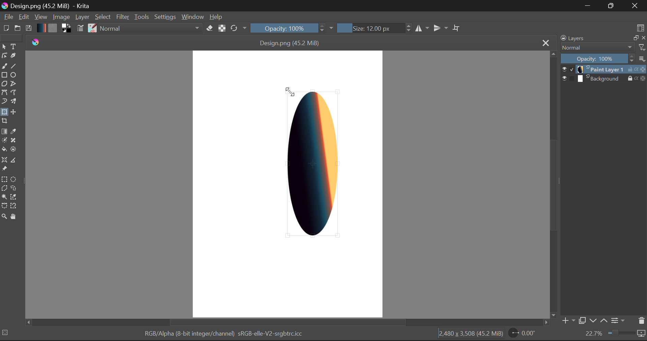 Image resolution: width=647 pixels, height=341 pixels. What do you see at coordinates (164, 17) in the screenshot?
I see `Settings` at bounding box center [164, 17].